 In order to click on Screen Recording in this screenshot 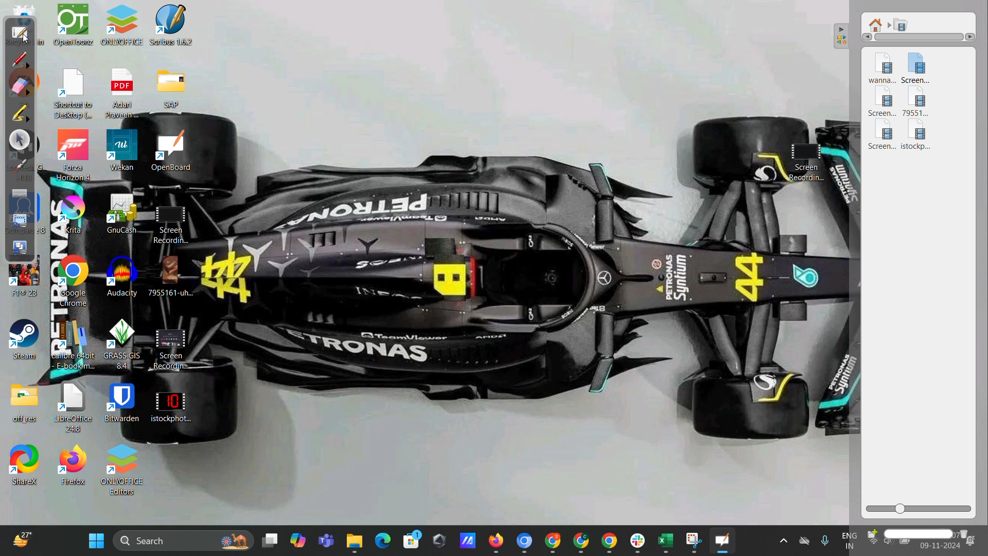, I will do `click(167, 349)`.